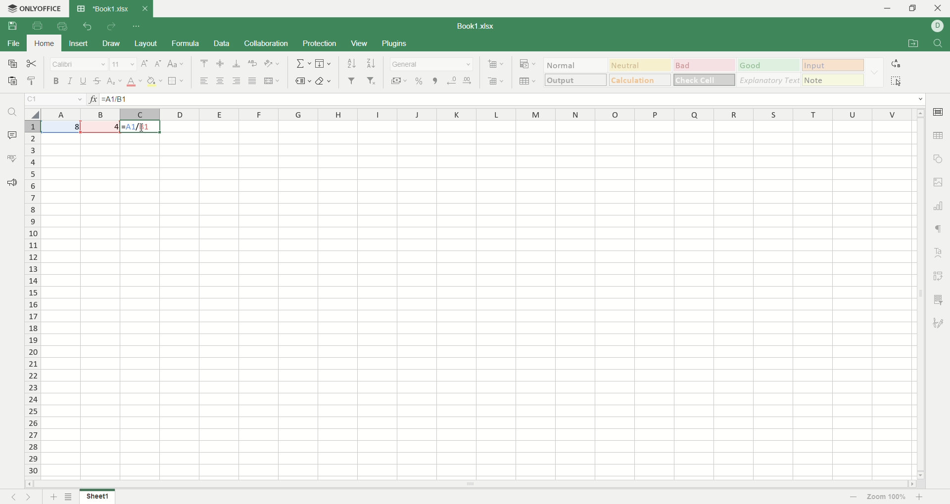  Describe the element at coordinates (84, 81) in the screenshot. I see `underline` at that location.